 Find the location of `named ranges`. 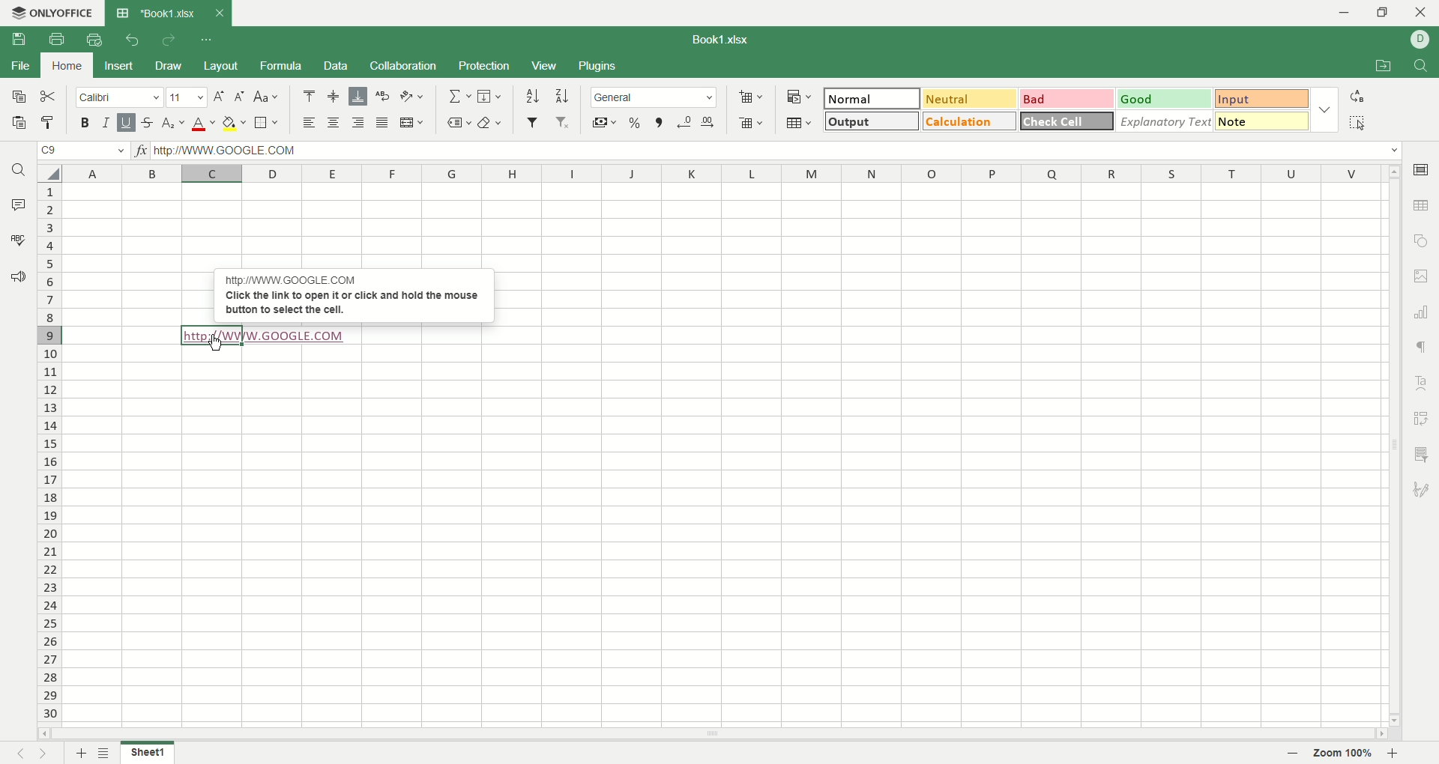

named ranges is located at coordinates (459, 124).